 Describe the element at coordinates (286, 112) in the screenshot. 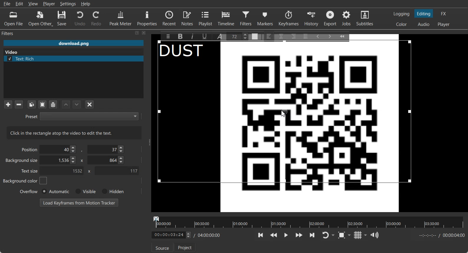

I see `Text Frame` at that location.